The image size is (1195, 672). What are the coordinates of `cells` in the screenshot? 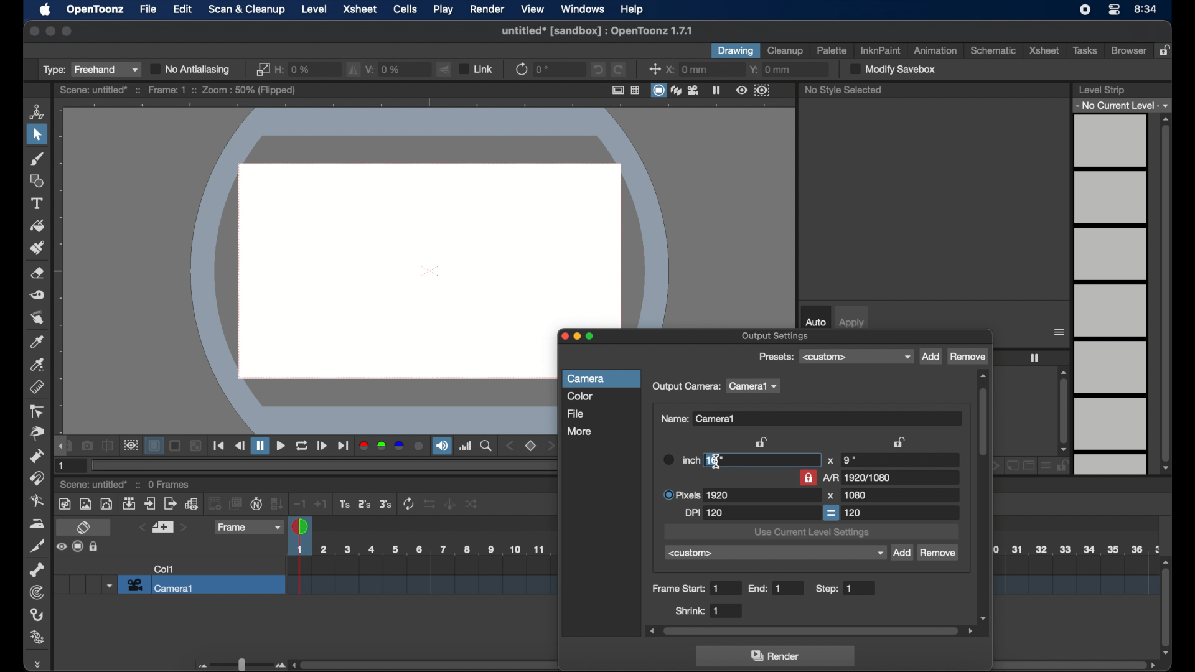 It's located at (405, 9).